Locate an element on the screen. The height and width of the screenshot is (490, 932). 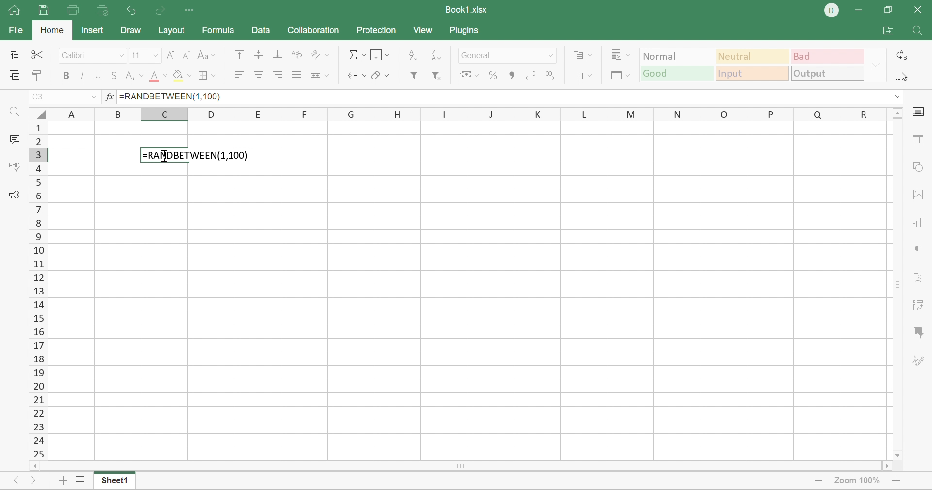
Scroll Bar is located at coordinates (898, 285).